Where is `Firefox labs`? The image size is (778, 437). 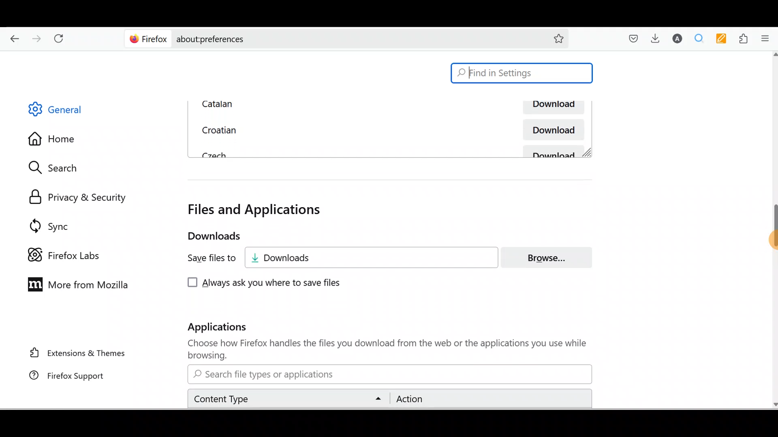 Firefox labs is located at coordinates (61, 251).